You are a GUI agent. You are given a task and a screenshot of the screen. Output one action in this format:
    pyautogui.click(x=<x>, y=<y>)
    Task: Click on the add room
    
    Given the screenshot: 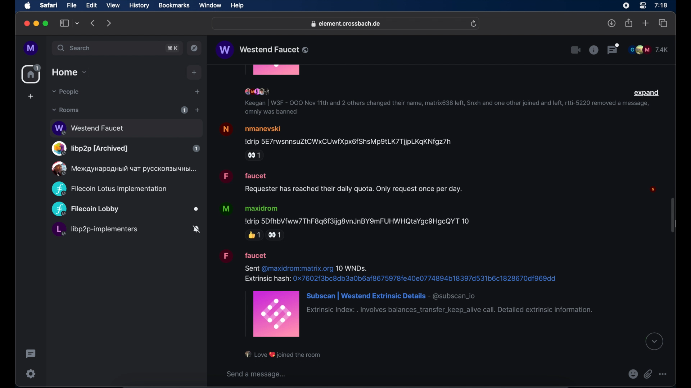 What is the action you would take?
    pyautogui.click(x=197, y=110)
    